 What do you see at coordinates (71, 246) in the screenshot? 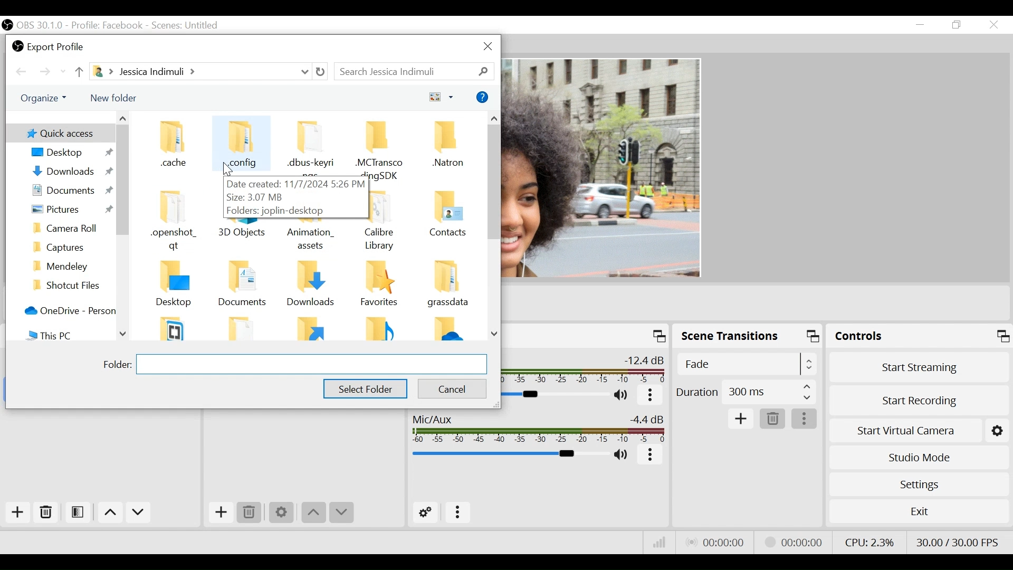
I see `Folder` at bounding box center [71, 246].